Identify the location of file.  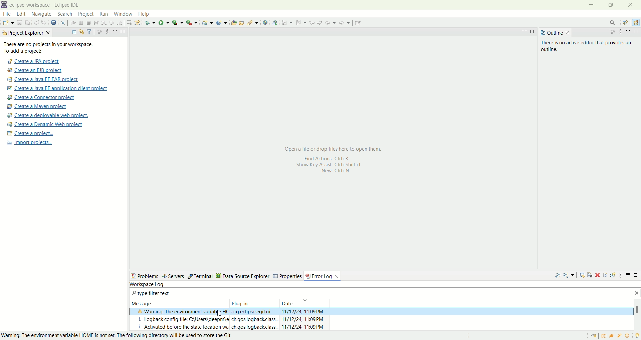
(6, 14).